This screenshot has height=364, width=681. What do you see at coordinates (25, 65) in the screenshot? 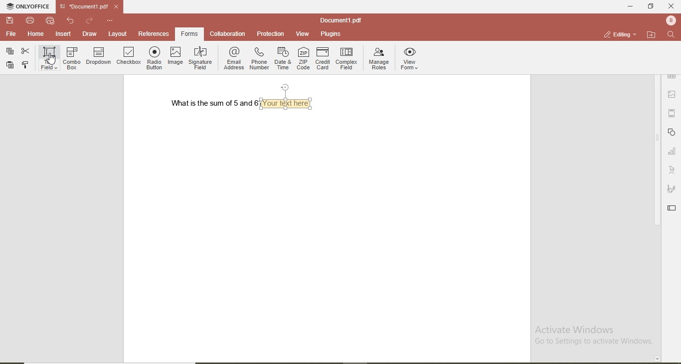
I see `copy` at bounding box center [25, 65].